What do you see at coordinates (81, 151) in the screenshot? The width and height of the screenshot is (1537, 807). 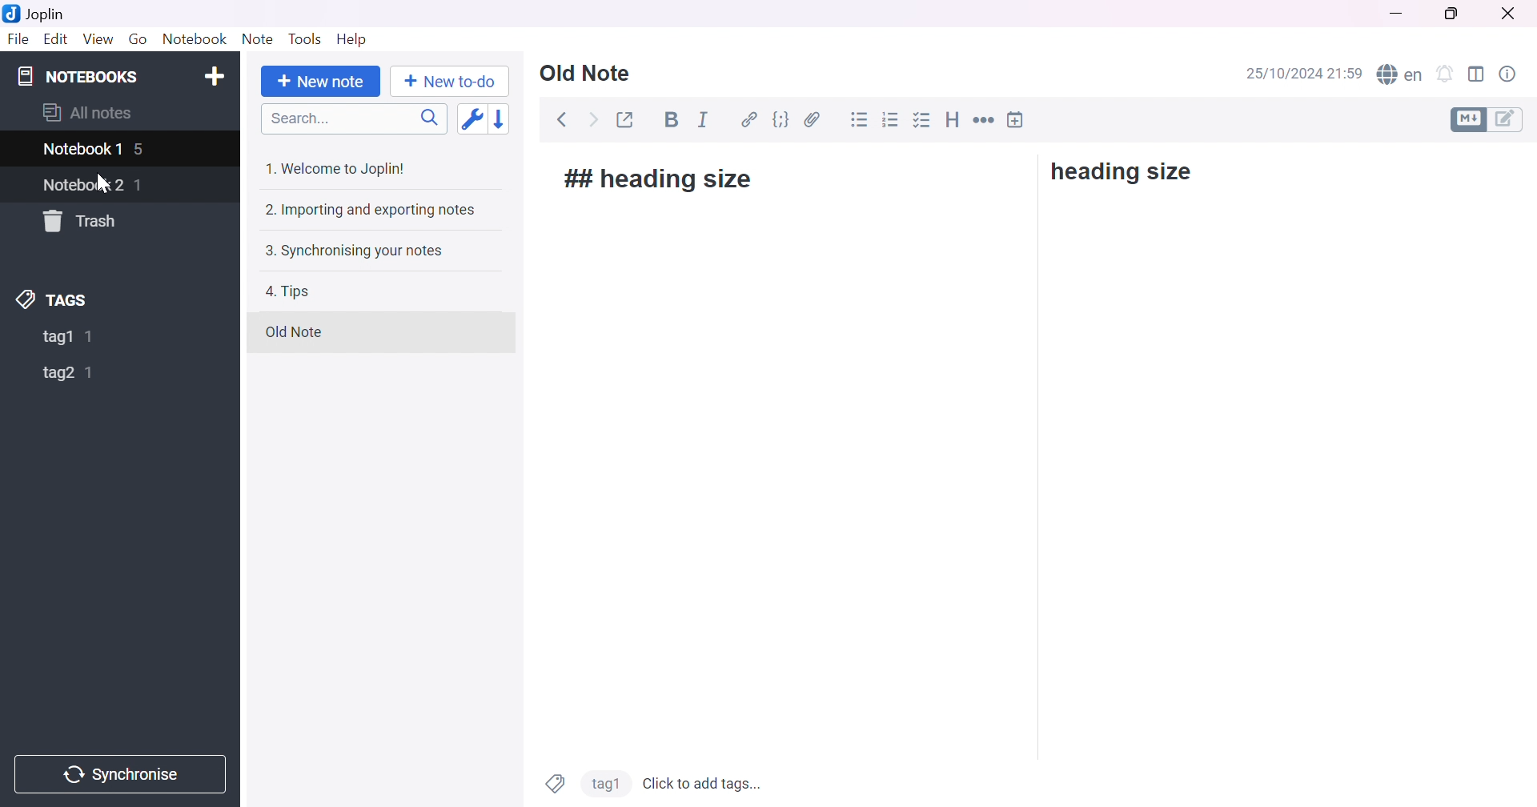 I see `Notebook1` at bounding box center [81, 151].